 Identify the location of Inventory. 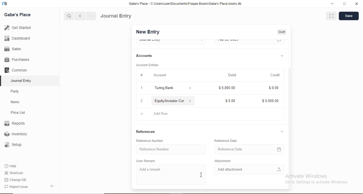
(16, 134).